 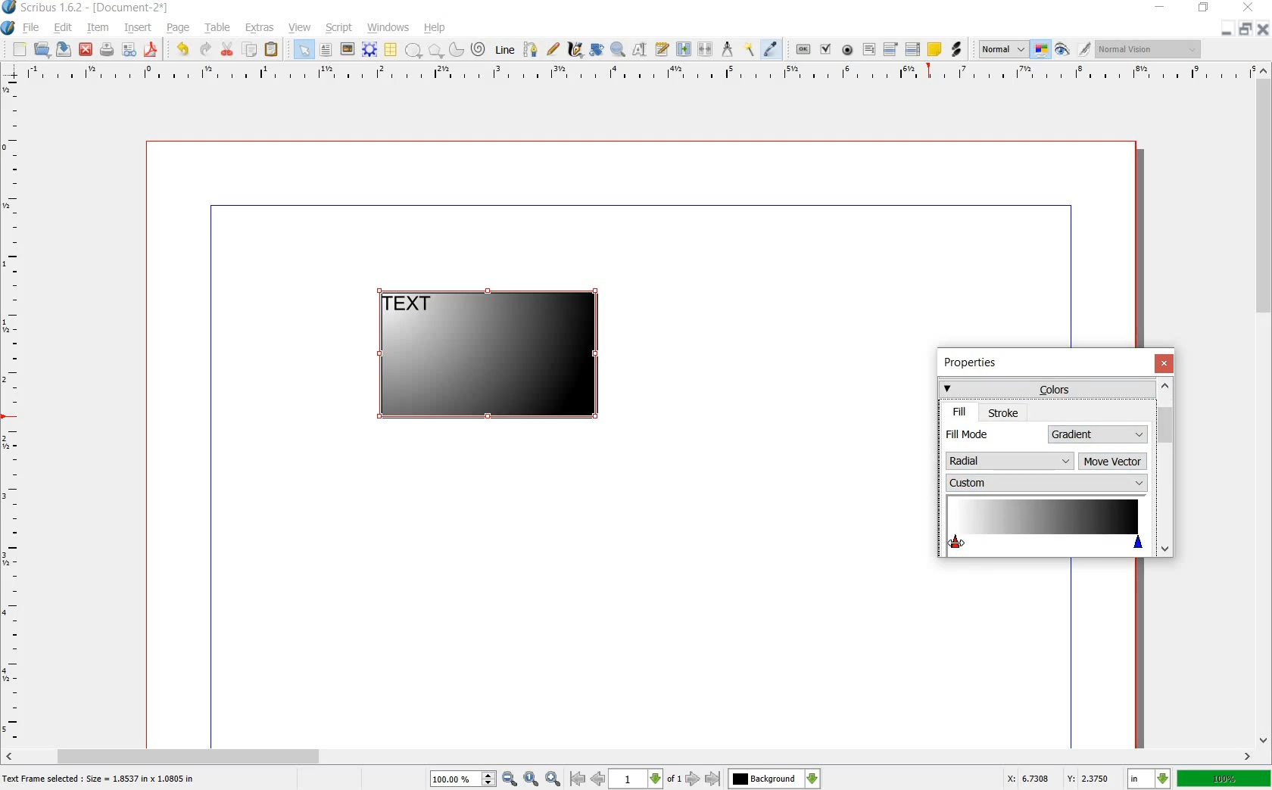 What do you see at coordinates (479, 48) in the screenshot?
I see `spiral` at bounding box center [479, 48].